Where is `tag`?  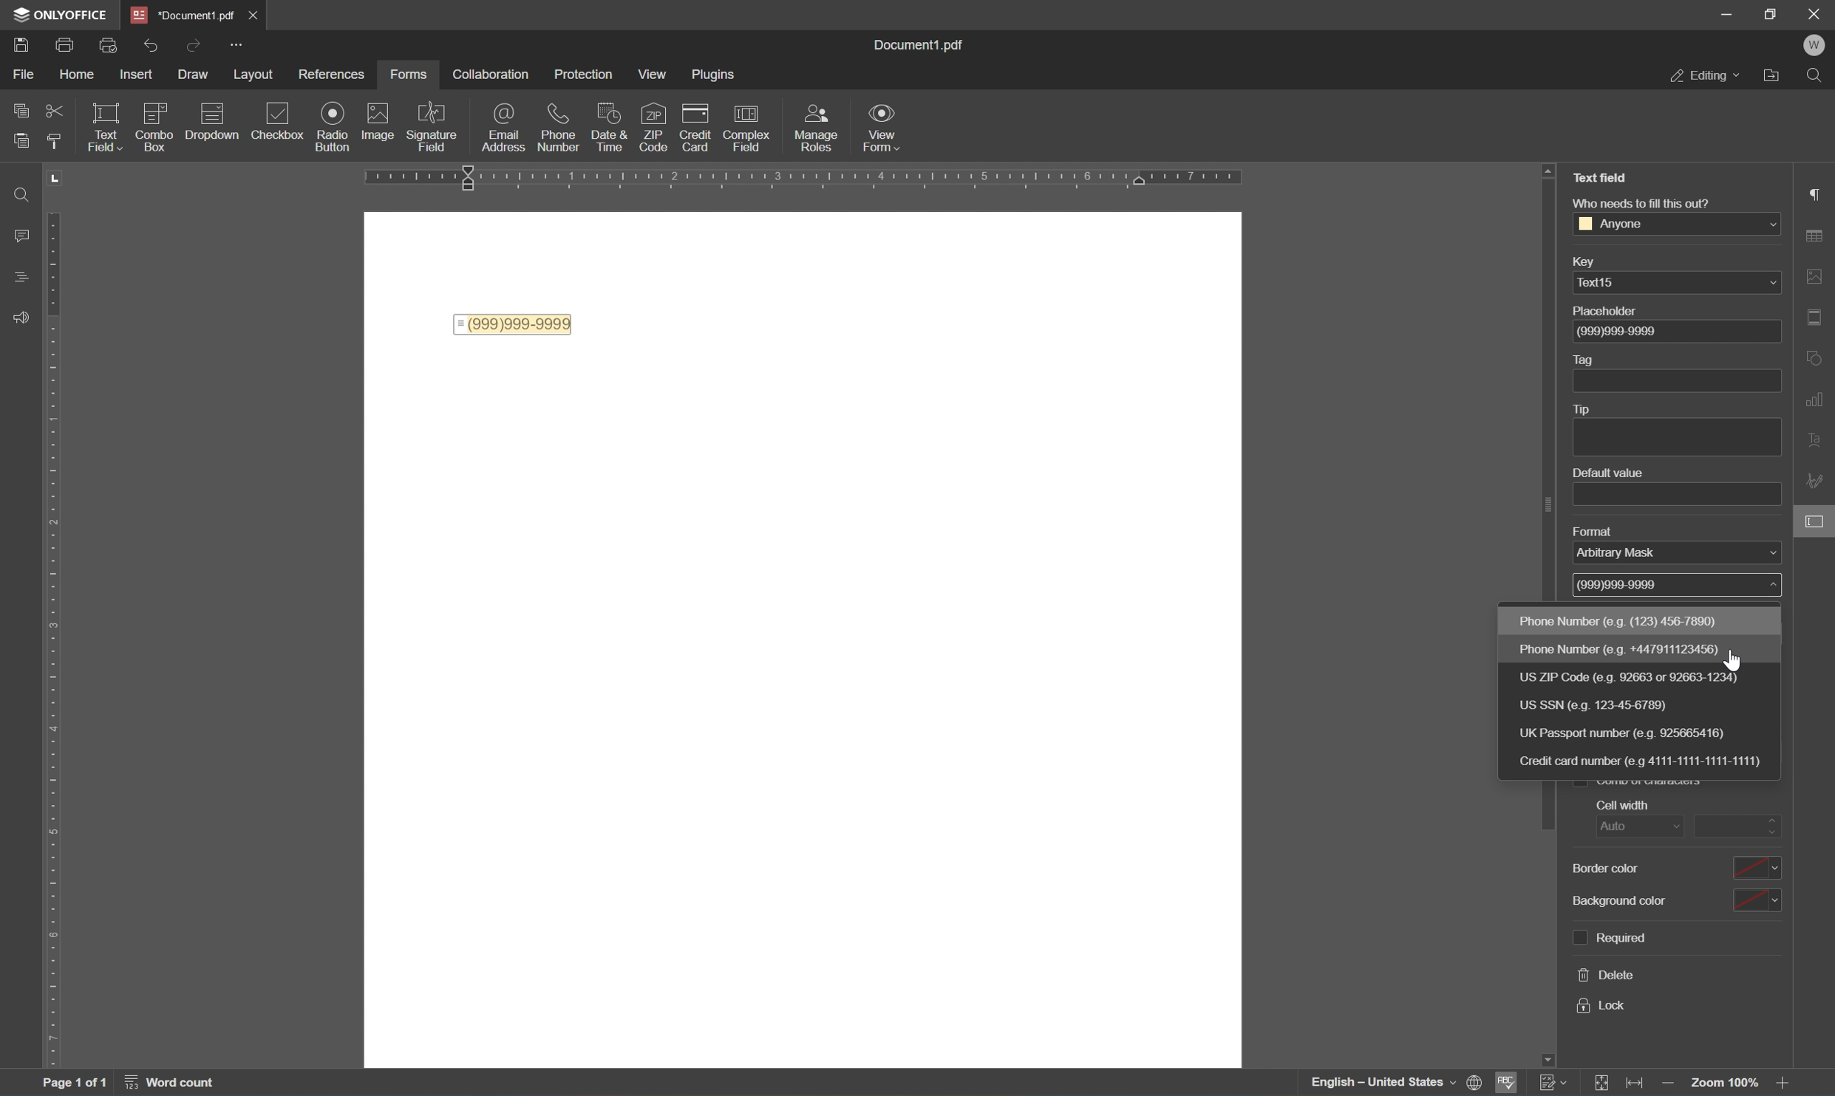 tag is located at coordinates (1584, 358).